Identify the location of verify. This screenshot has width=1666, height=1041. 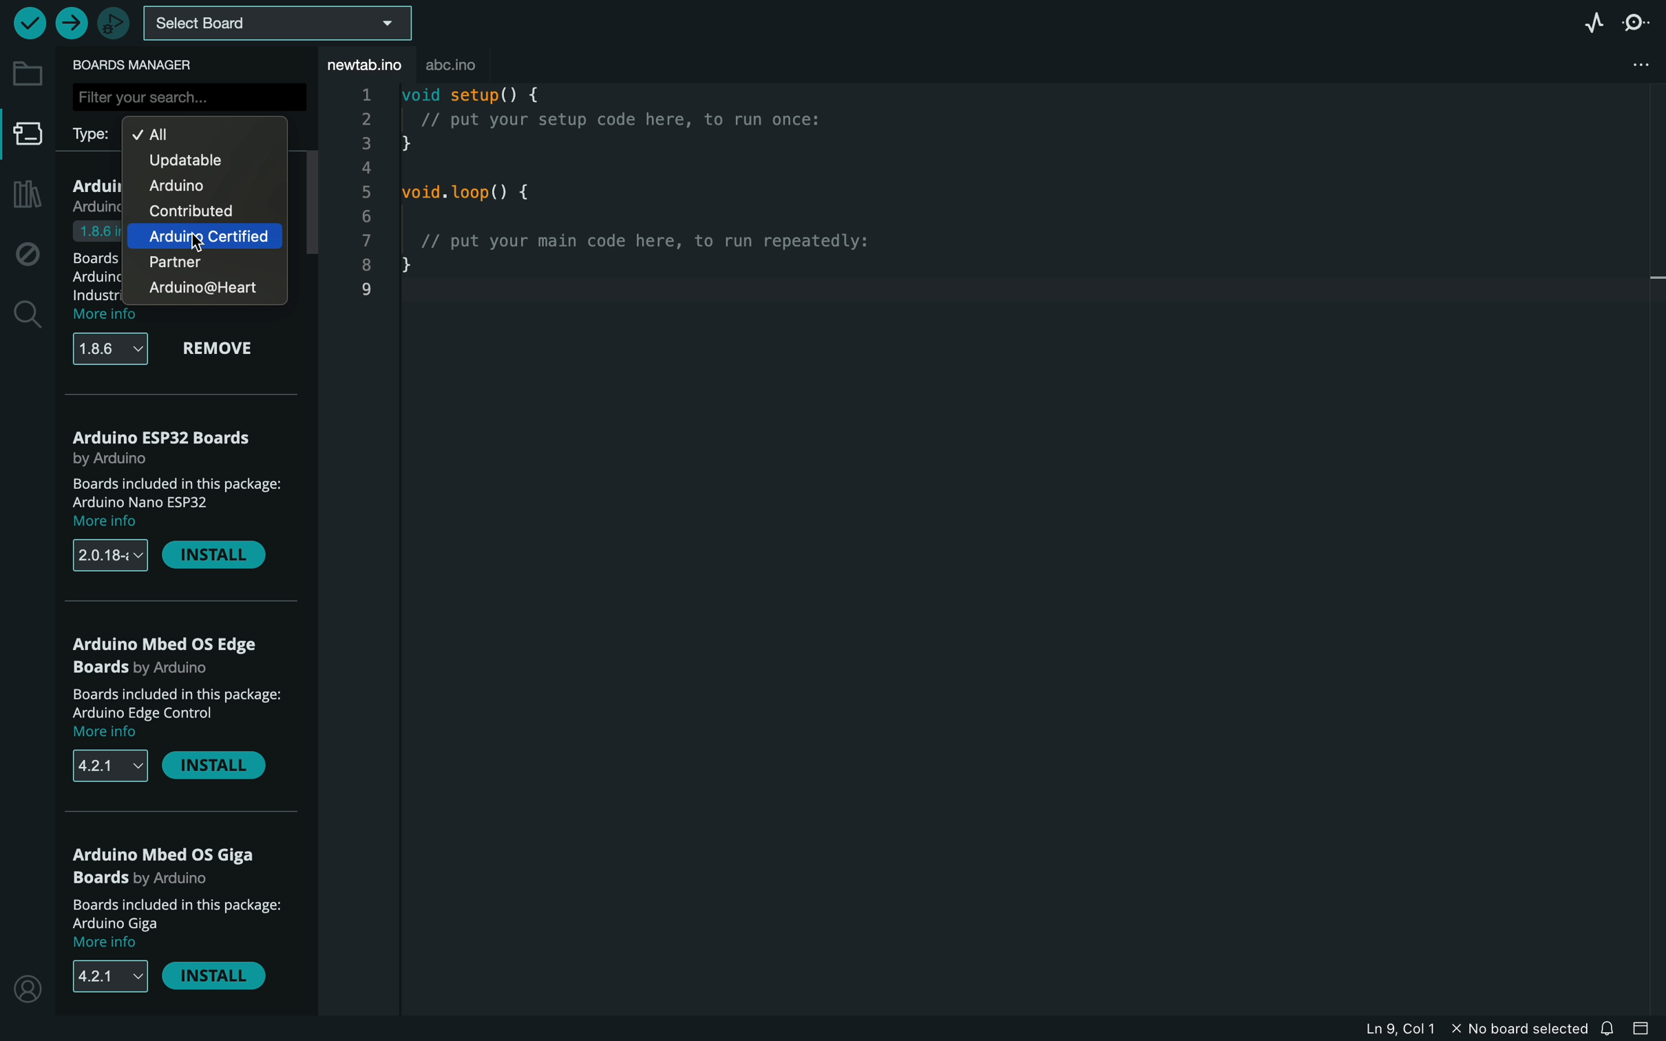
(28, 23).